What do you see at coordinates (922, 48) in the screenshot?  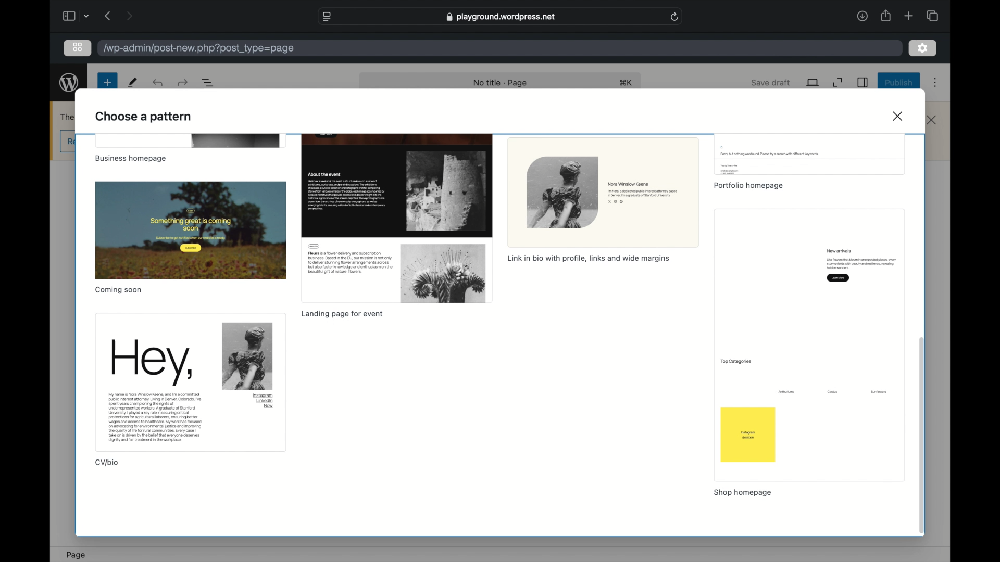 I see `settings` at bounding box center [922, 48].